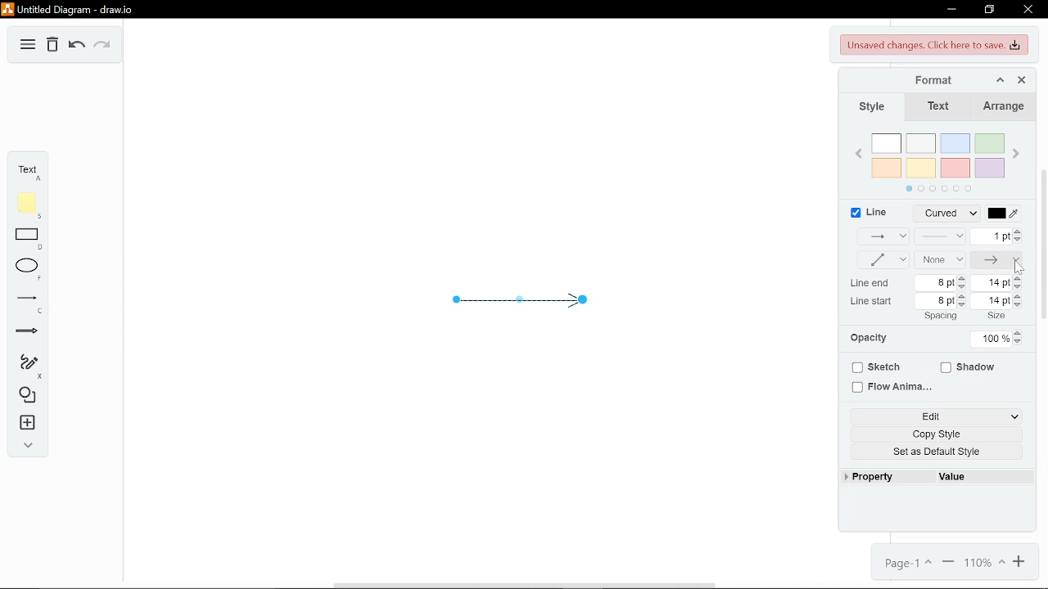 The width and height of the screenshot is (1048, 589). What do you see at coordinates (27, 305) in the screenshot?
I see `Line` at bounding box center [27, 305].